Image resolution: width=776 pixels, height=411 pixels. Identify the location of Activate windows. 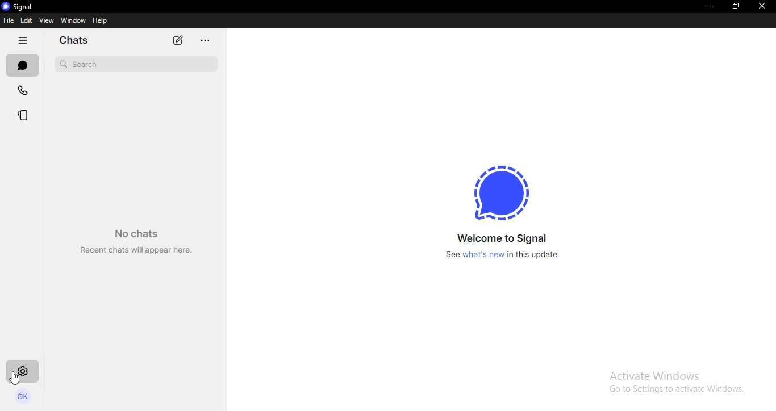
(673, 380).